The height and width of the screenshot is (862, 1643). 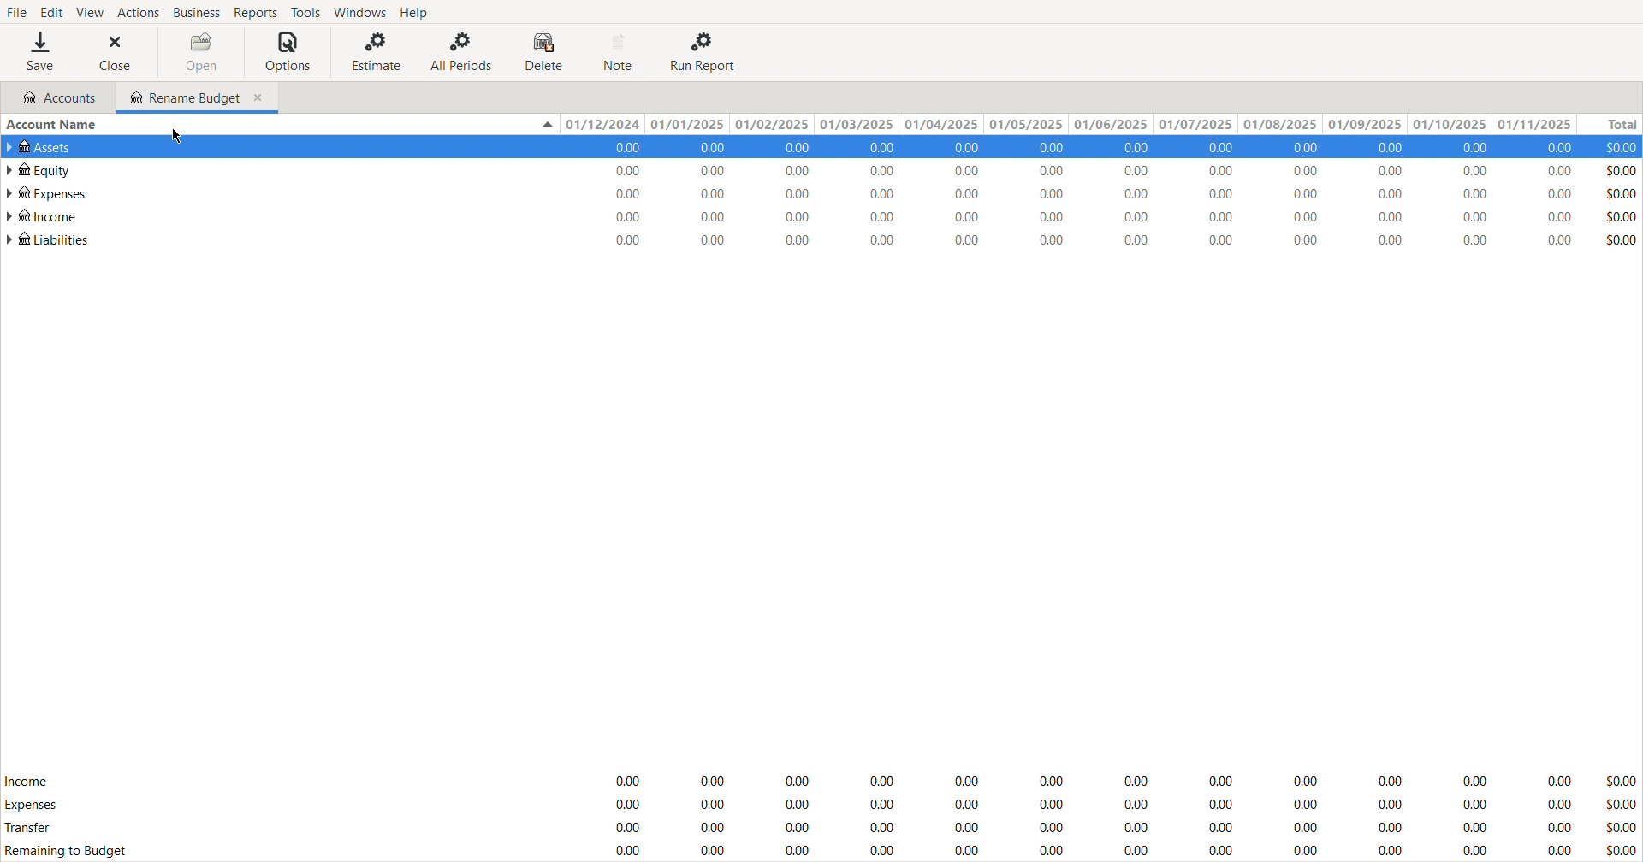 What do you see at coordinates (548, 52) in the screenshot?
I see `Delete` at bounding box center [548, 52].